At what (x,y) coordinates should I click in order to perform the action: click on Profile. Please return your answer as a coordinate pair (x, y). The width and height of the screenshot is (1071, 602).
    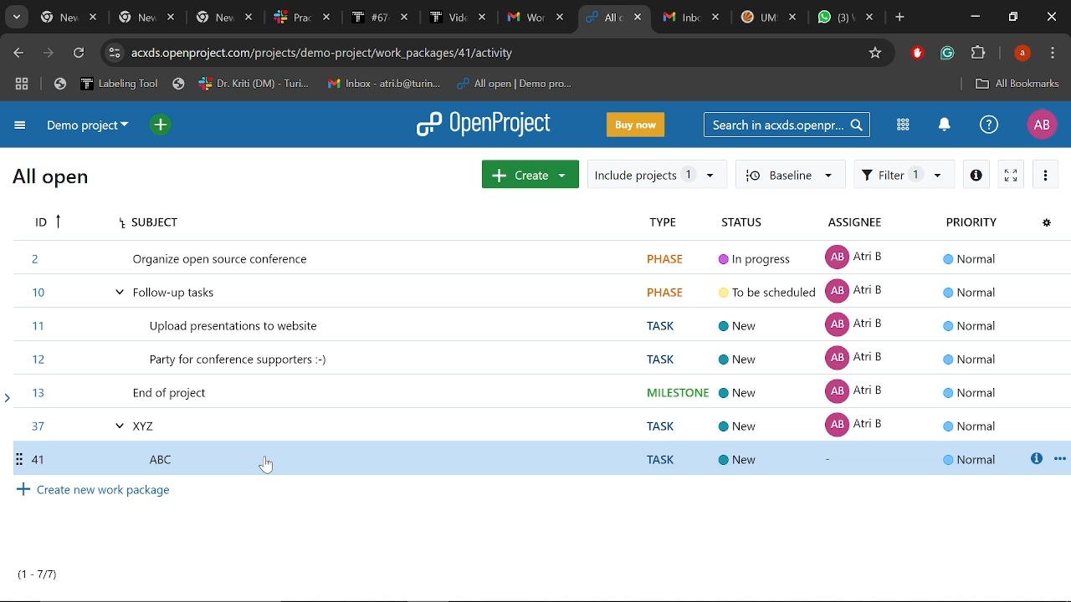
    Looking at the image, I should click on (1041, 124).